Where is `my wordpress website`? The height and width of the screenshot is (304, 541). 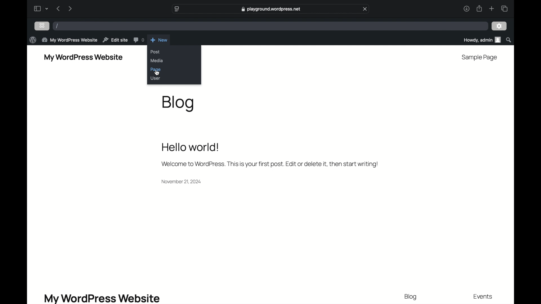 my wordpress website is located at coordinates (70, 40).